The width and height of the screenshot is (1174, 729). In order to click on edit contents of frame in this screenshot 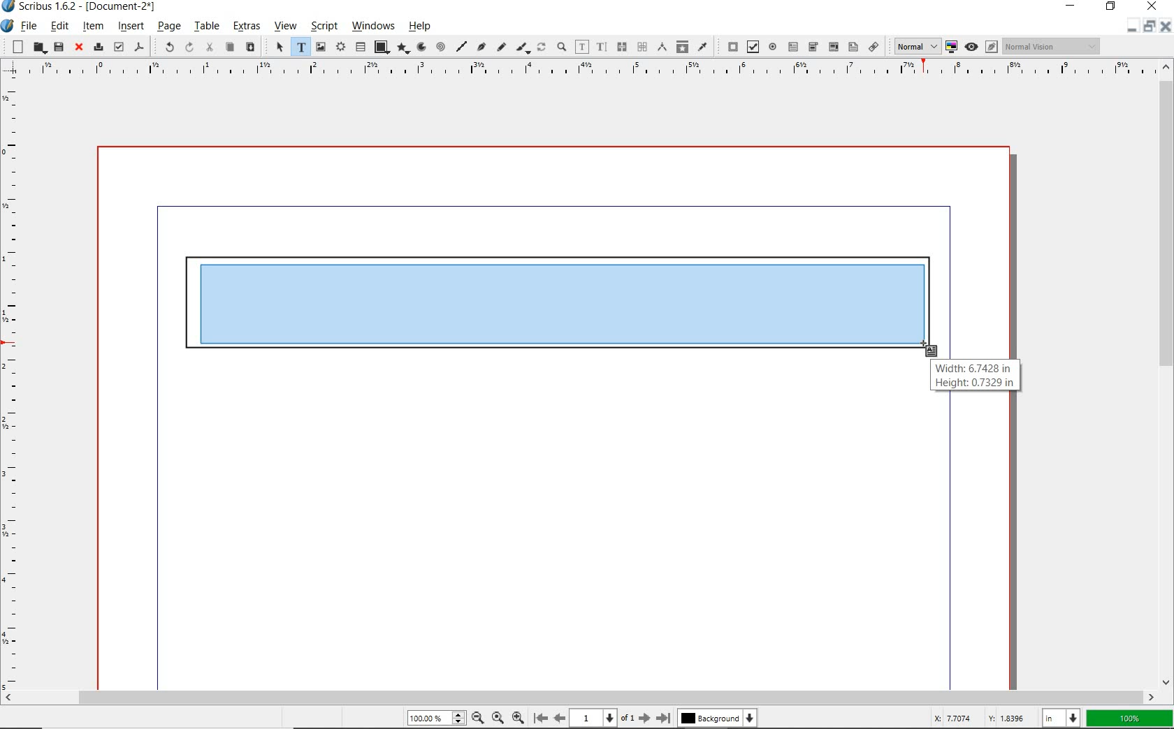, I will do `click(581, 47)`.